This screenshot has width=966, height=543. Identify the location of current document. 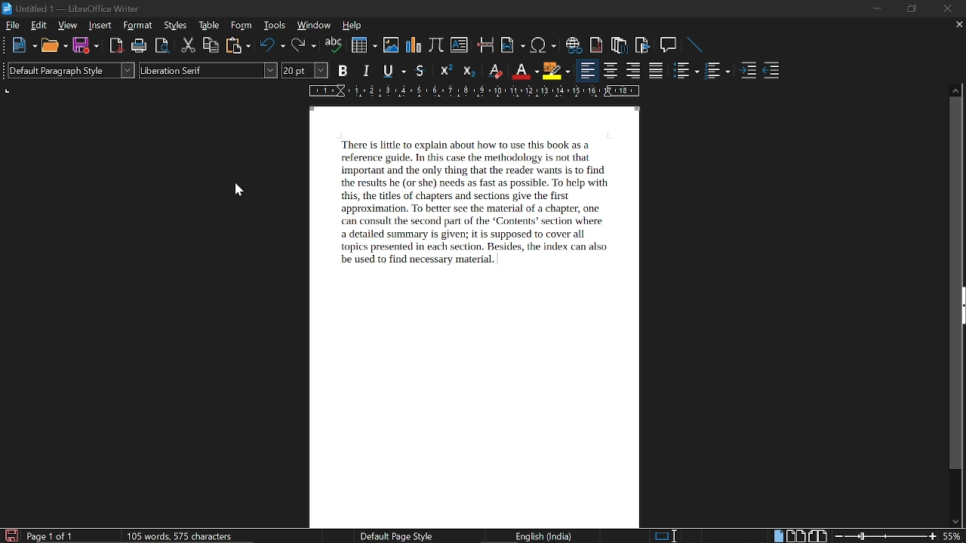
(476, 316).